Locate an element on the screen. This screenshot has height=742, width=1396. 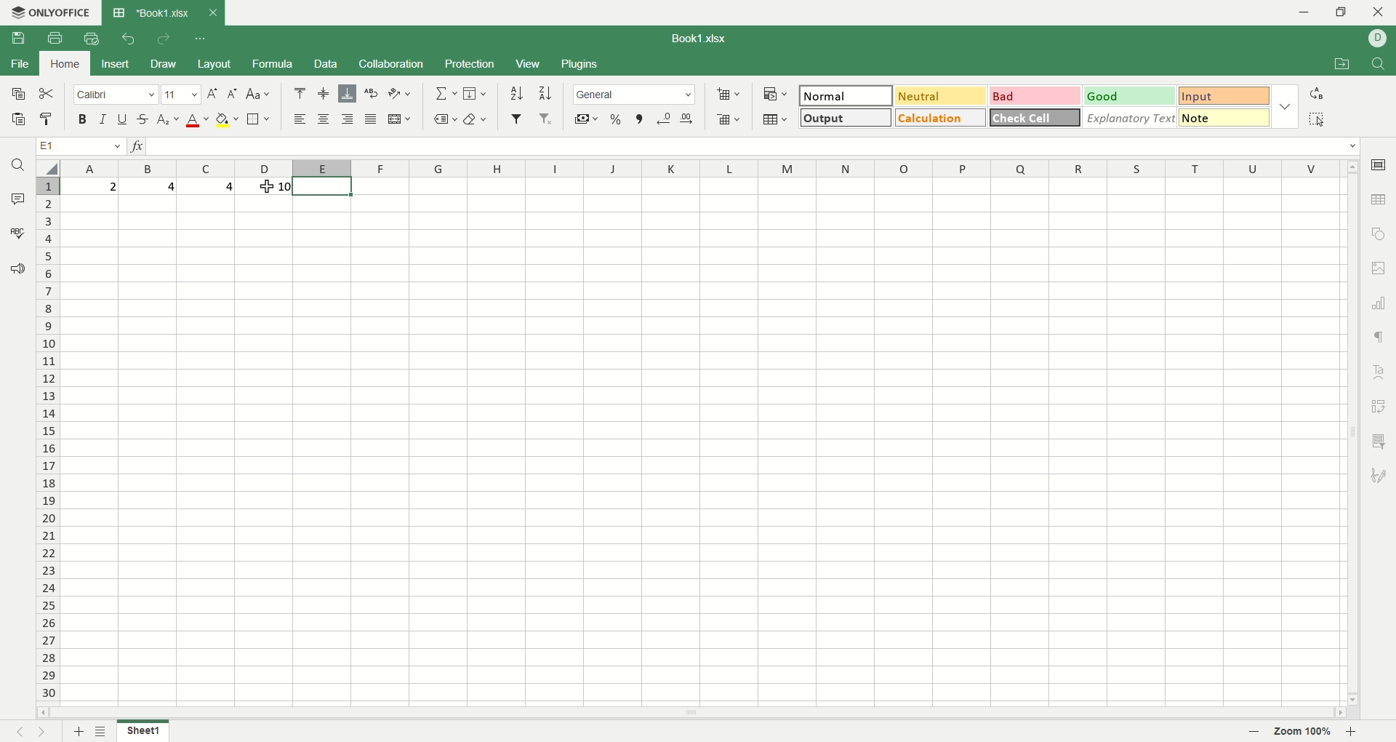
increase font is located at coordinates (212, 95).